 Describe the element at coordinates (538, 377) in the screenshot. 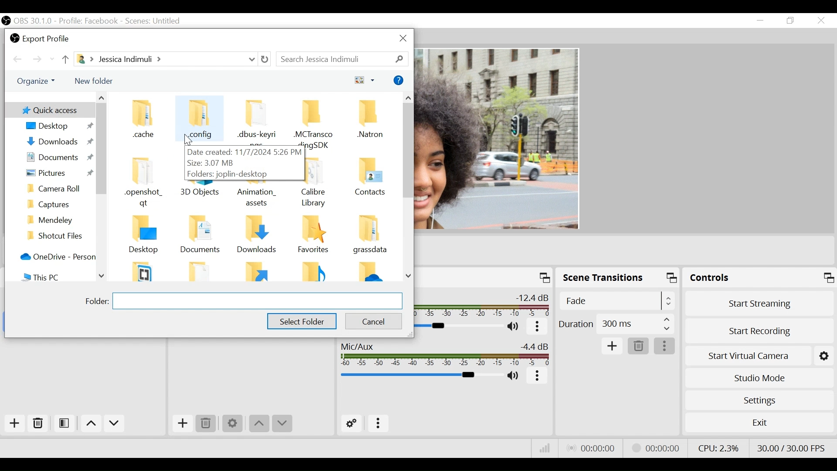

I see `More options` at that location.